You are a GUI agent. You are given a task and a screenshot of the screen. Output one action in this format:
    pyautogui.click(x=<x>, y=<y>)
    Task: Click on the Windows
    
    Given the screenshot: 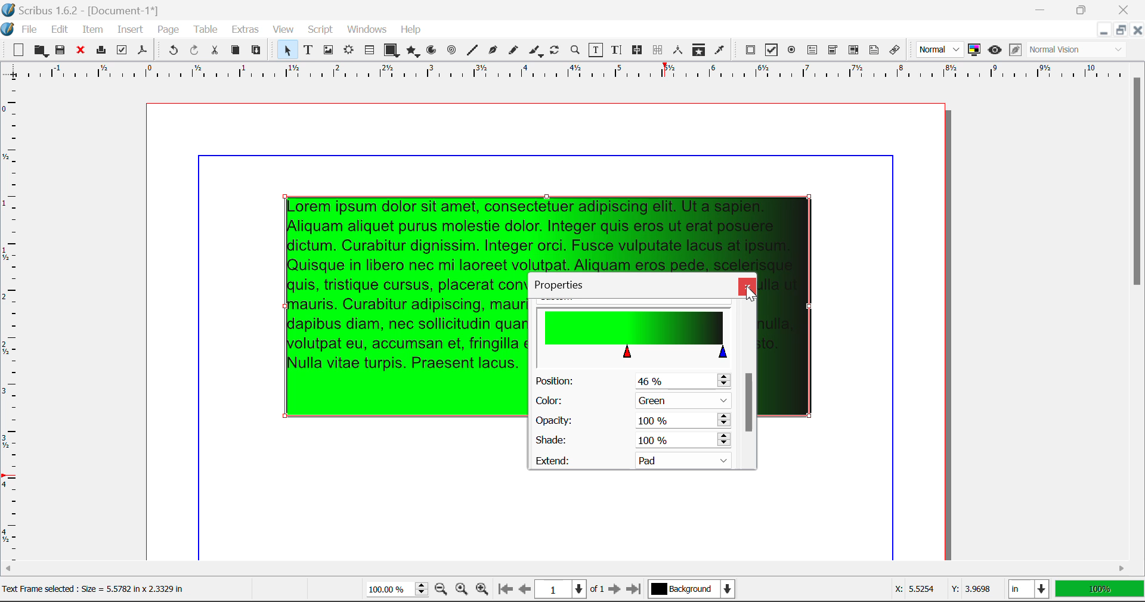 What is the action you would take?
    pyautogui.click(x=366, y=30)
    